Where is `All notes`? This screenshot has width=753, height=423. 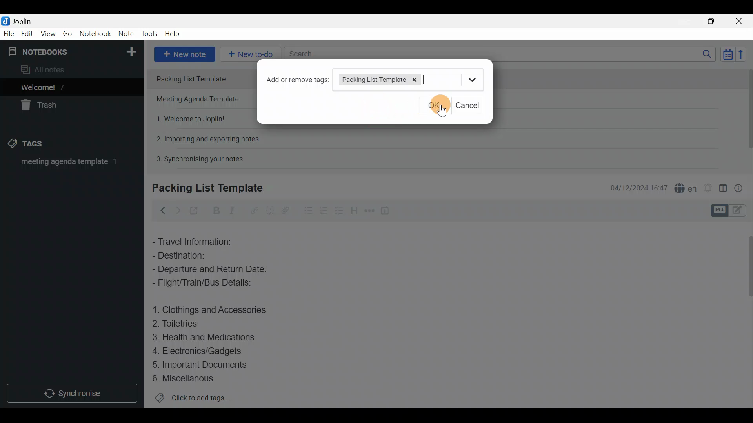 All notes is located at coordinates (45, 69).